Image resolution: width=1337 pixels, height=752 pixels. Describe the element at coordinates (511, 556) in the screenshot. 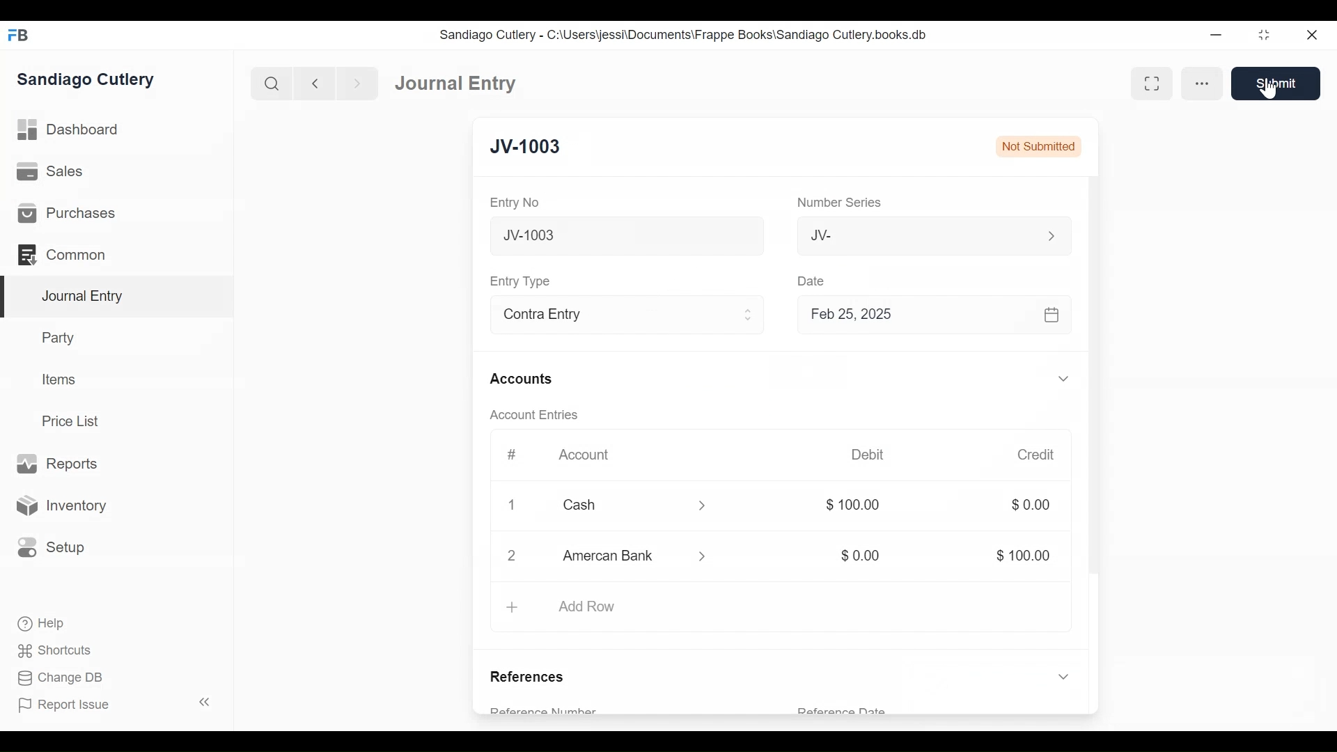

I see `2` at that location.